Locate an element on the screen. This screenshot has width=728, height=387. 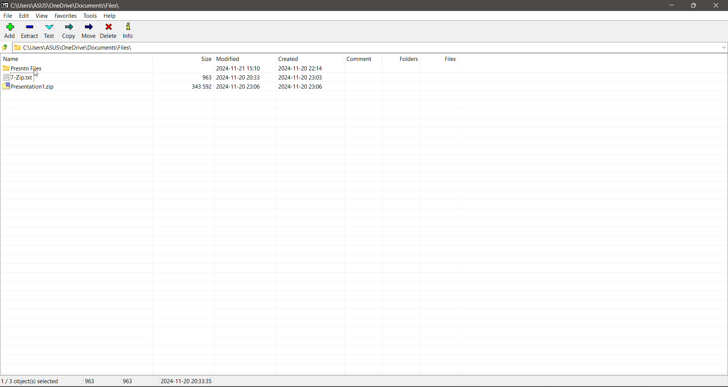
Extract is located at coordinates (29, 30).